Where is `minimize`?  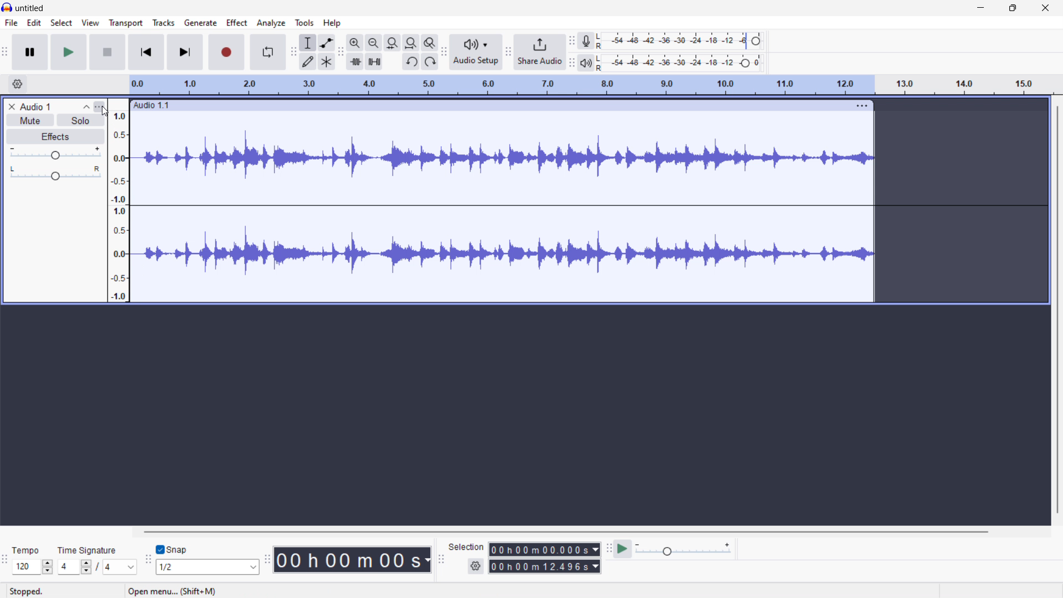
minimize is located at coordinates (980, 8).